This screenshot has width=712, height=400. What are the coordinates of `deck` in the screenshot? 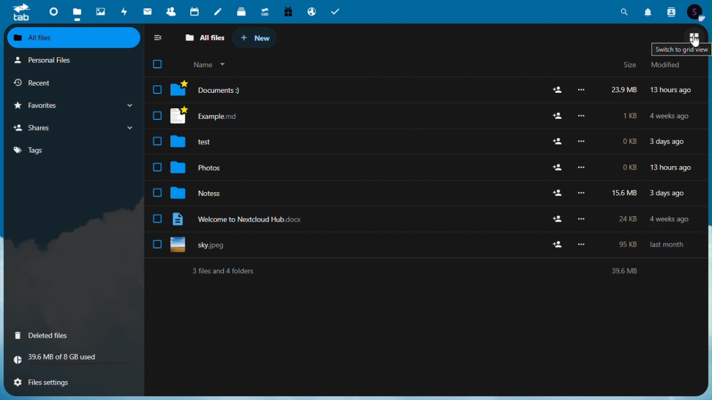 It's located at (240, 11).